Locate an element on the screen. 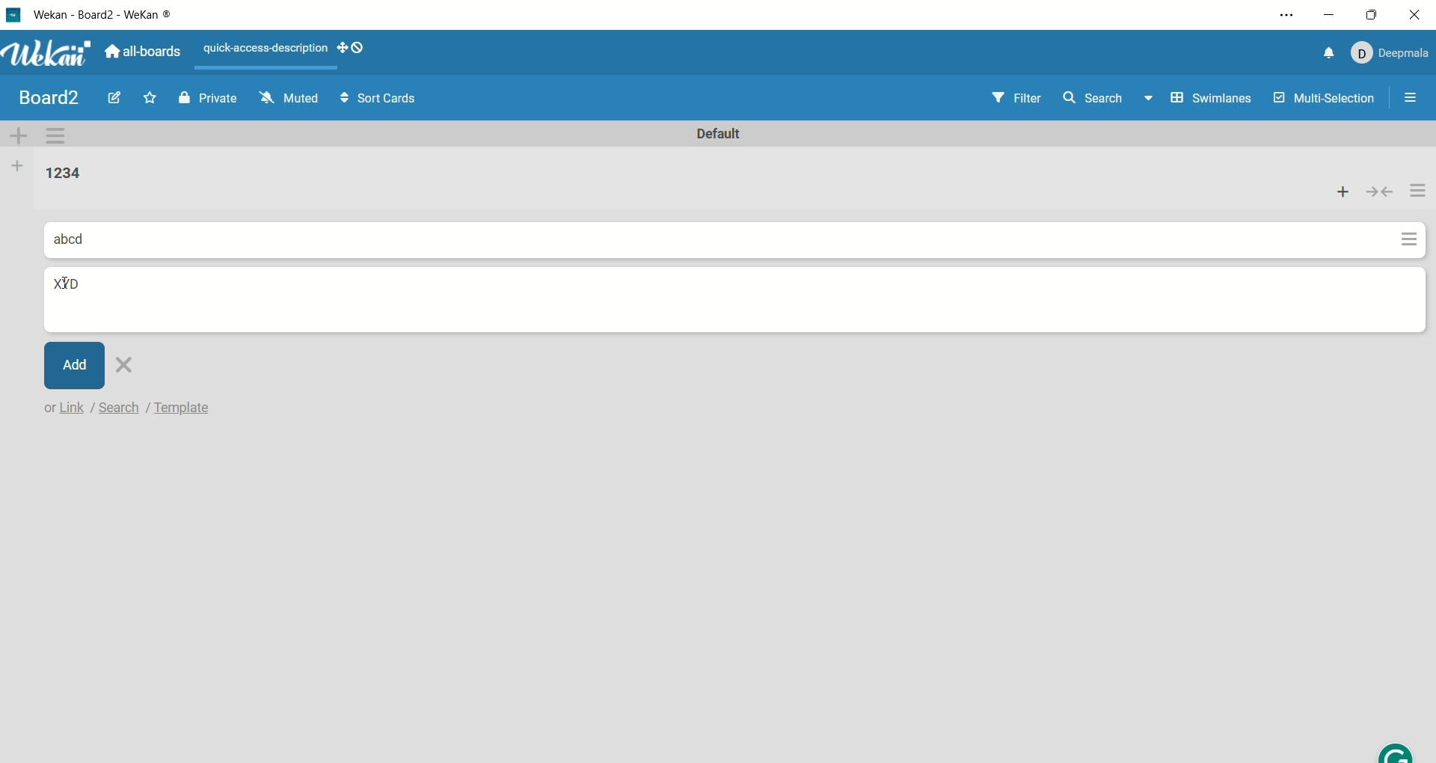 The width and height of the screenshot is (1436, 763). search is located at coordinates (1111, 96).